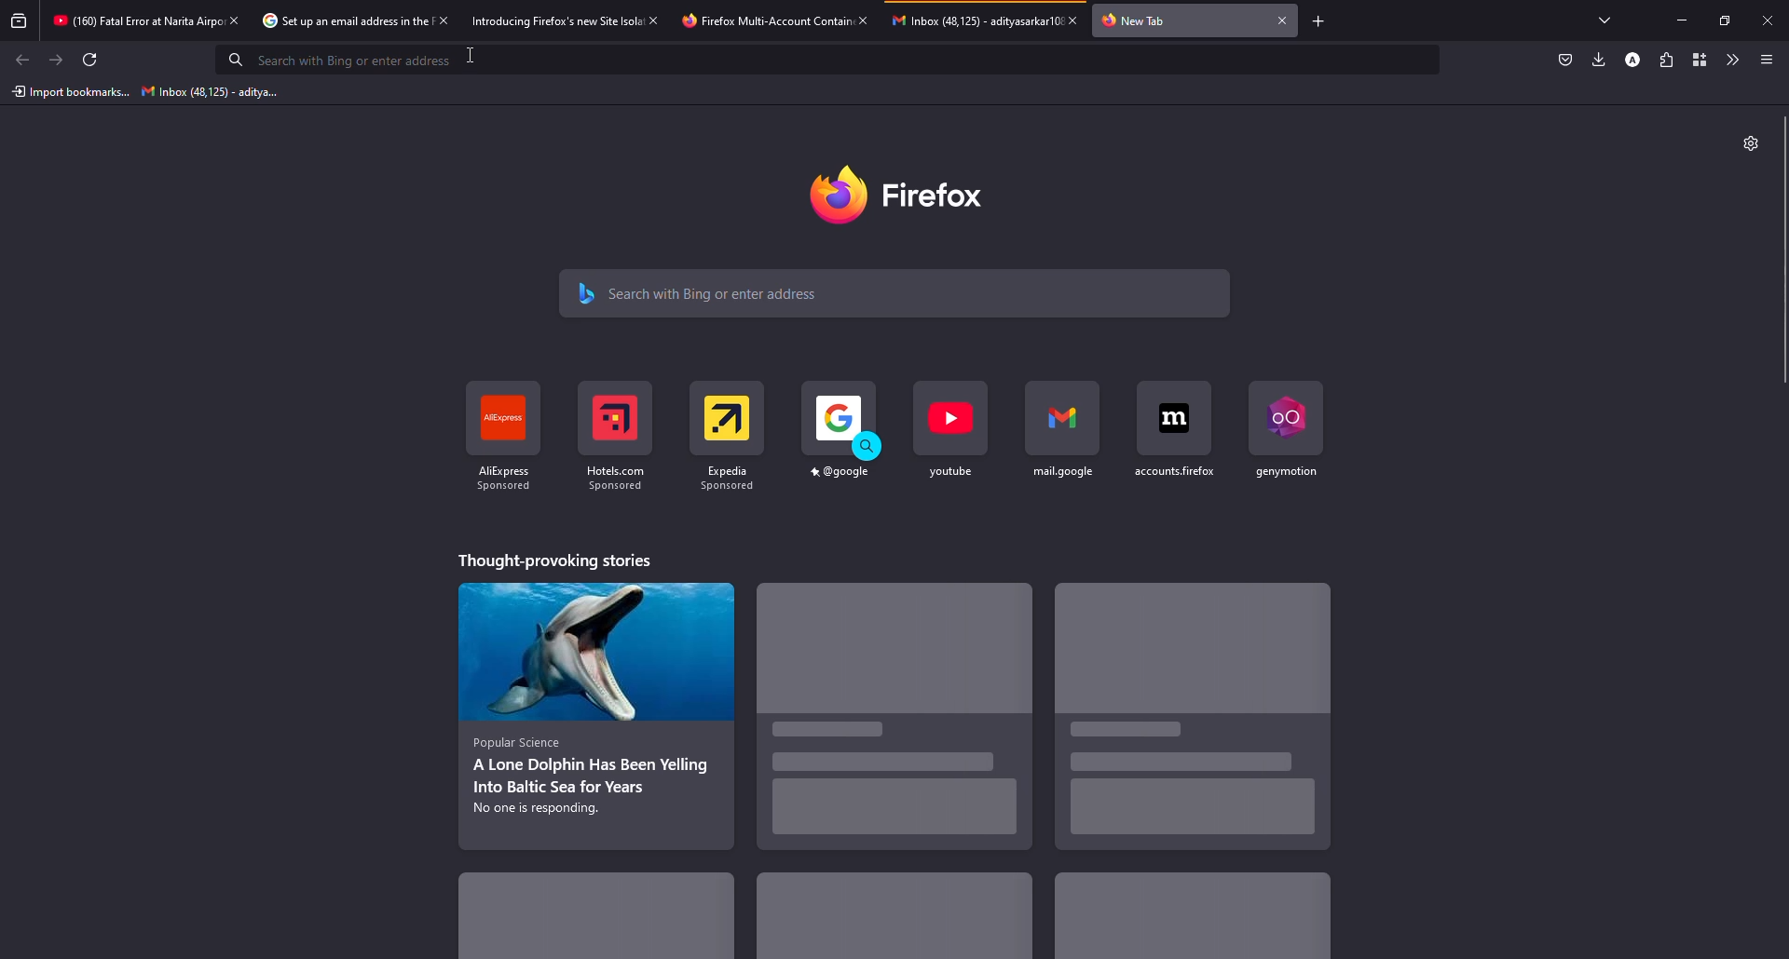 The height and width of the screenshot is (959, 1789). I want to click on shortcut, so click(505, 434).